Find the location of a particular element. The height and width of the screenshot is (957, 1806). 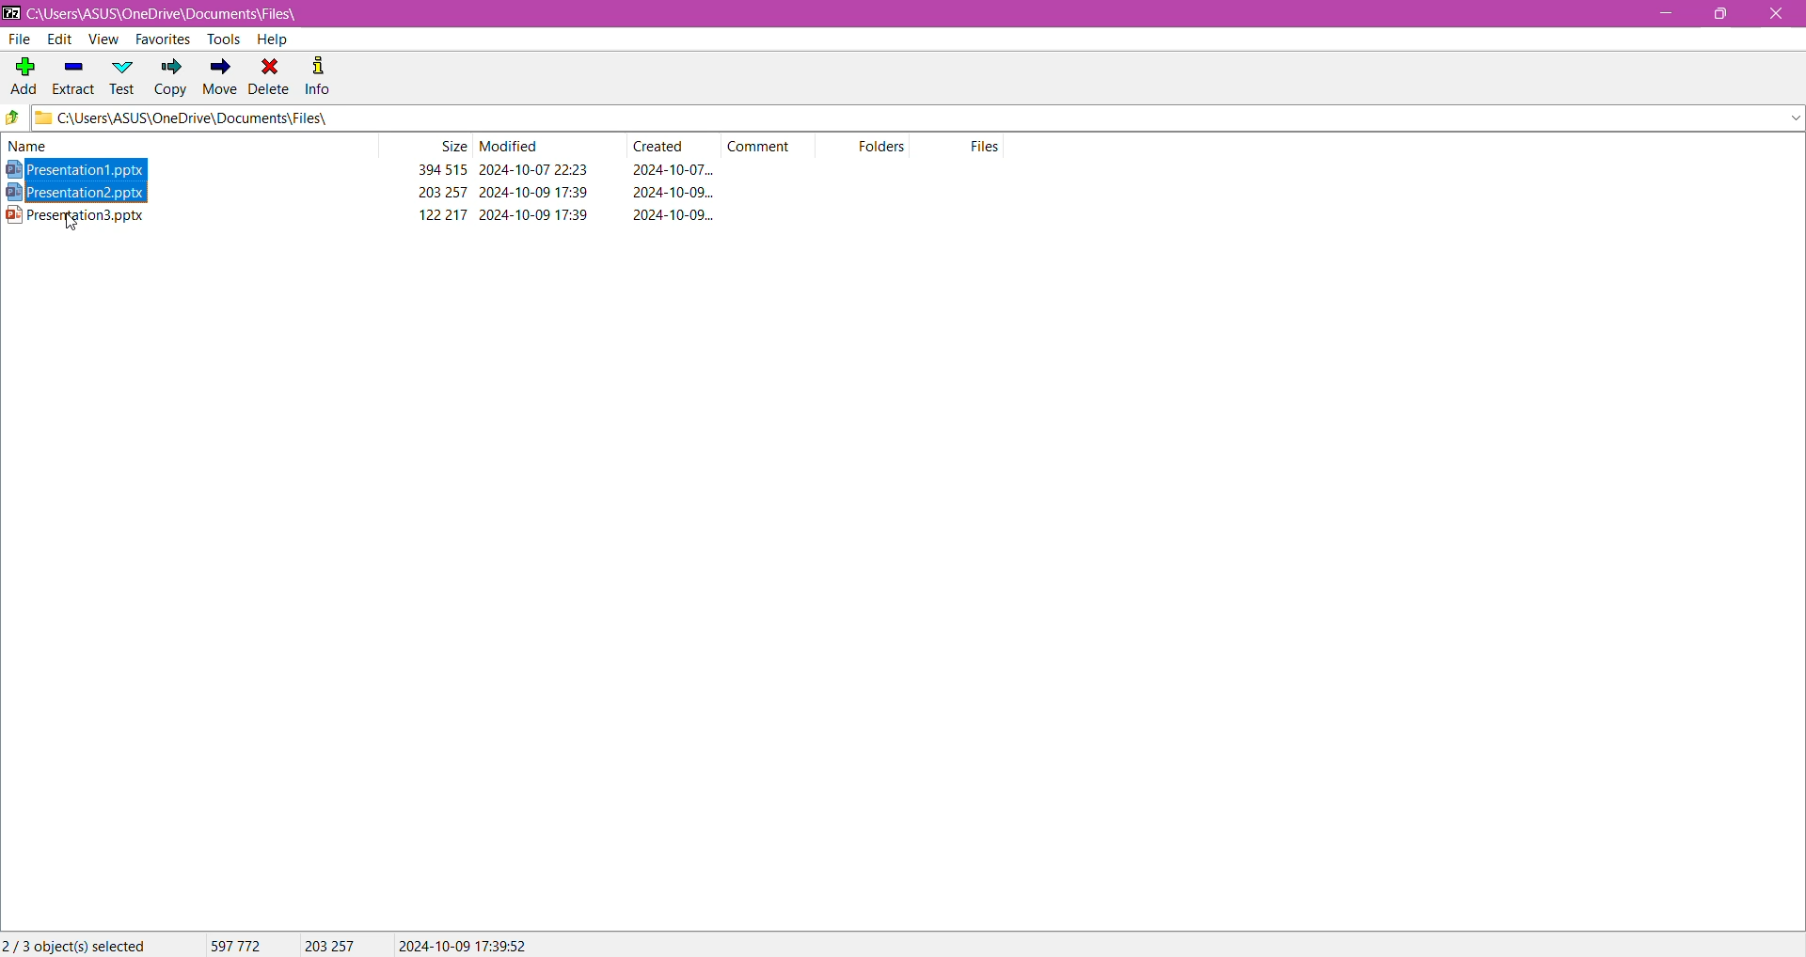

Presentation1.pptx 394 515 2024-10-07 22:23 2024-10-07... is located at coordinates (368, 170).